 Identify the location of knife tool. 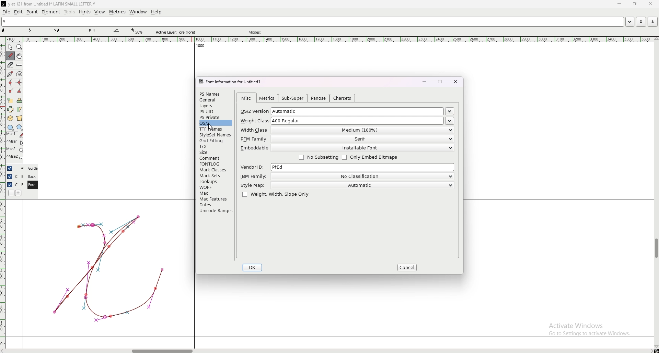
(91, 31).